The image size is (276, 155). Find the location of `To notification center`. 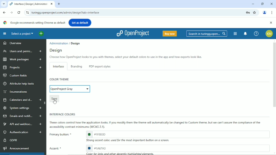

To notification center is located at coordinates (246, 33).